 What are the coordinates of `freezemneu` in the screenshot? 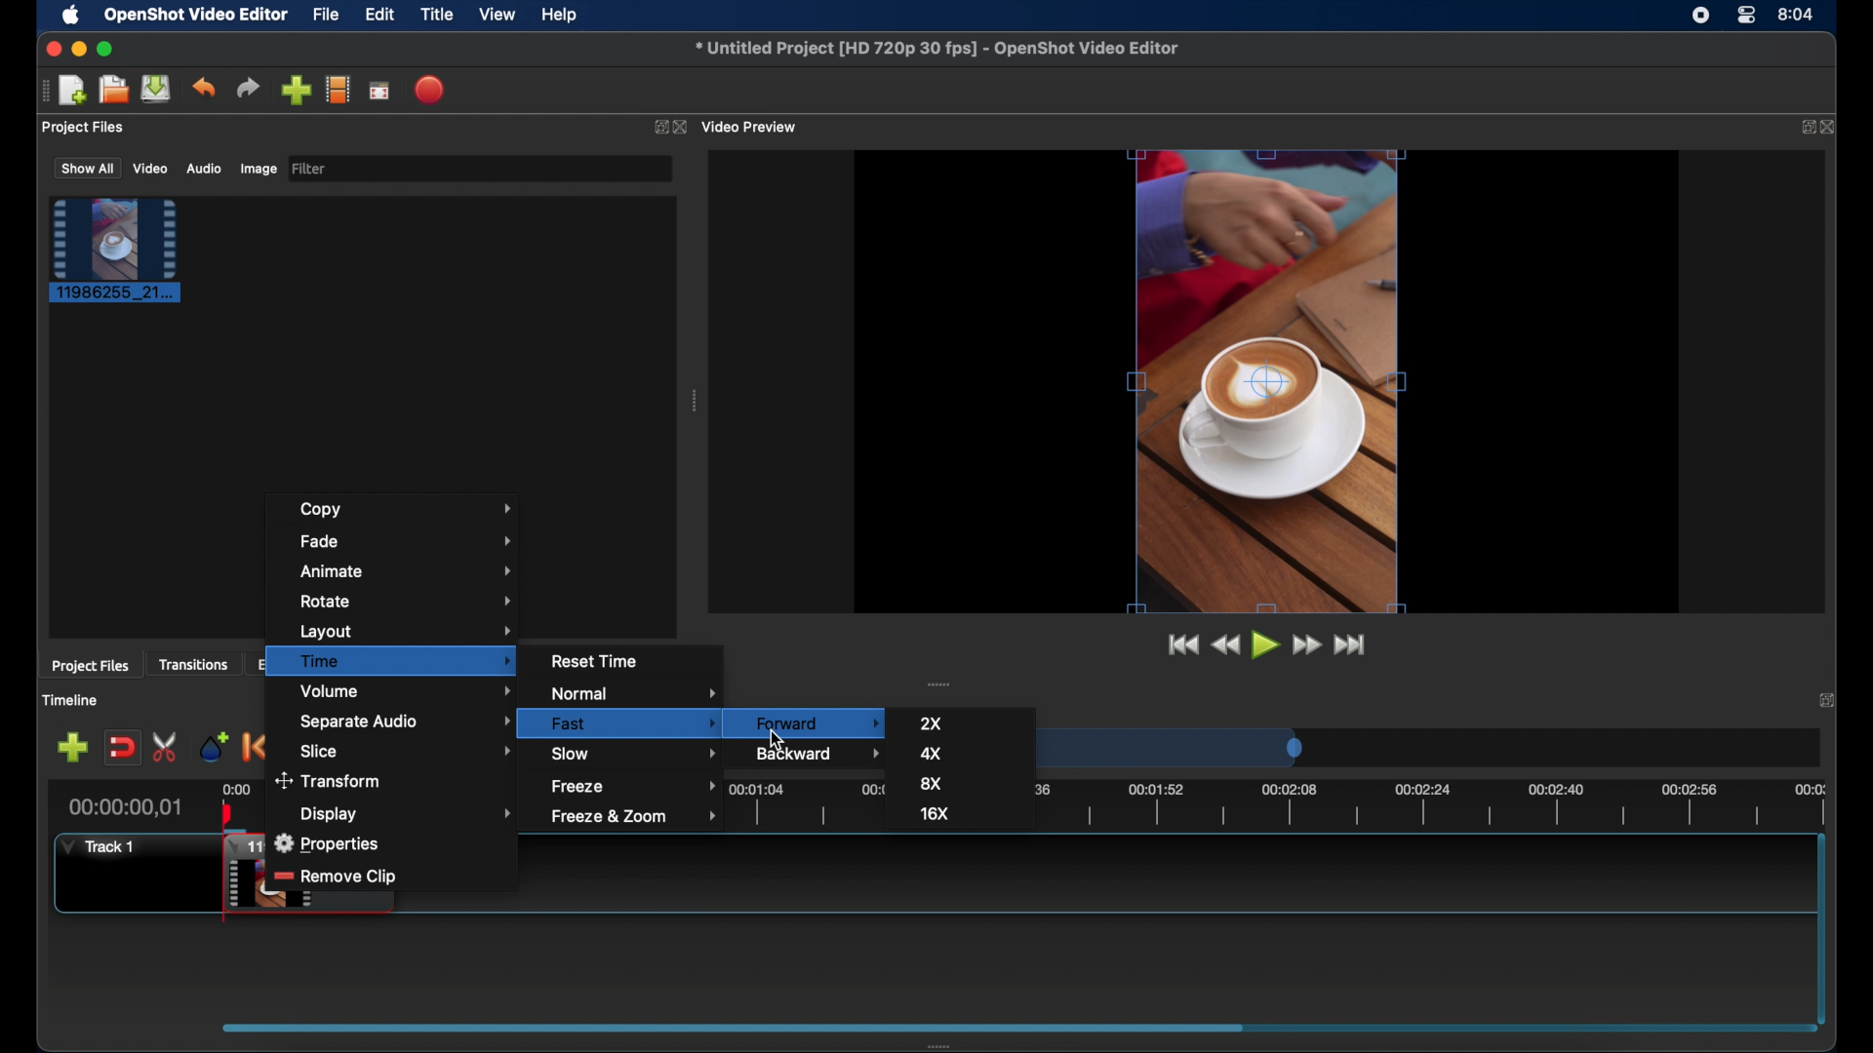 It's located at (638, 786).